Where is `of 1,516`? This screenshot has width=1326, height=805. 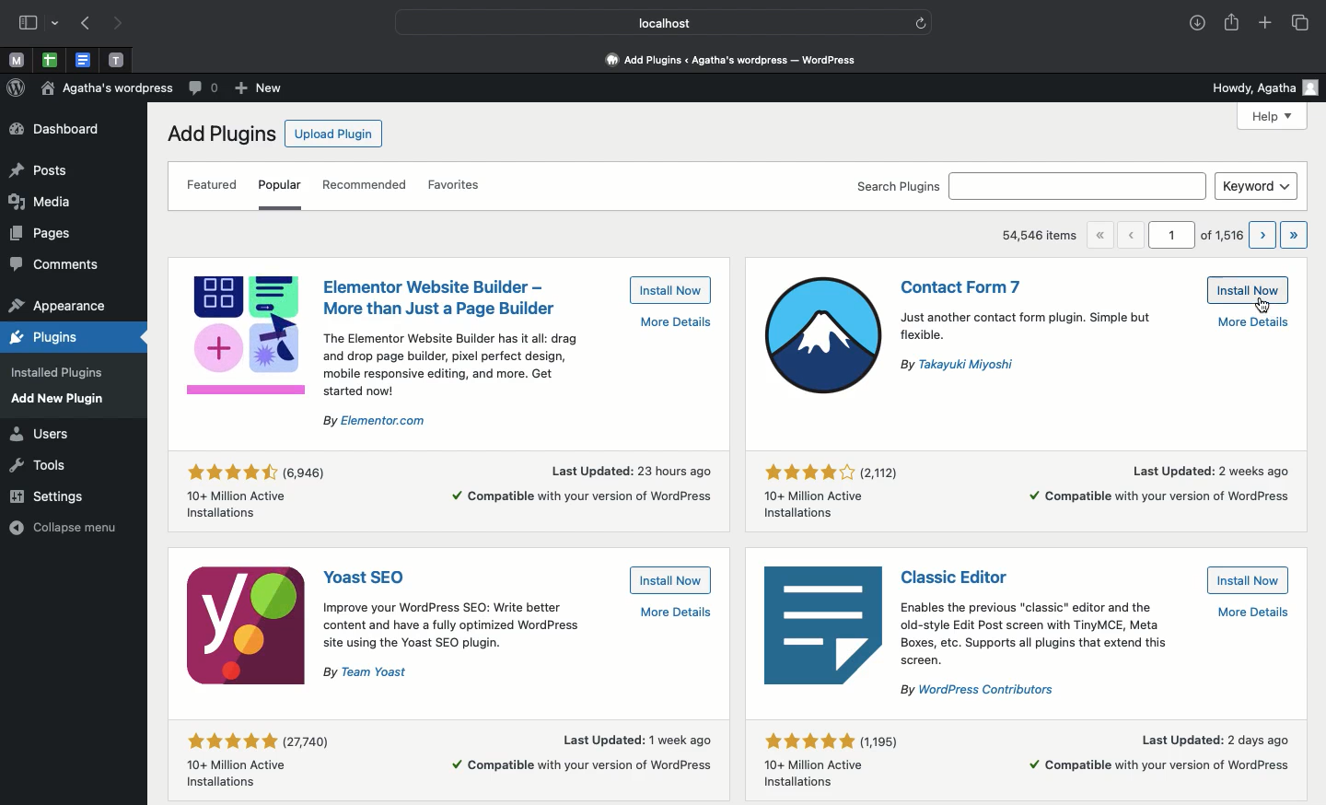 of 1,516 is located at coordinates (1221, 237).